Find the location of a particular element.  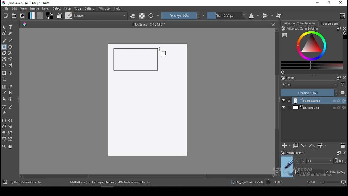

reference images tool is located at coordinates (4, 113).